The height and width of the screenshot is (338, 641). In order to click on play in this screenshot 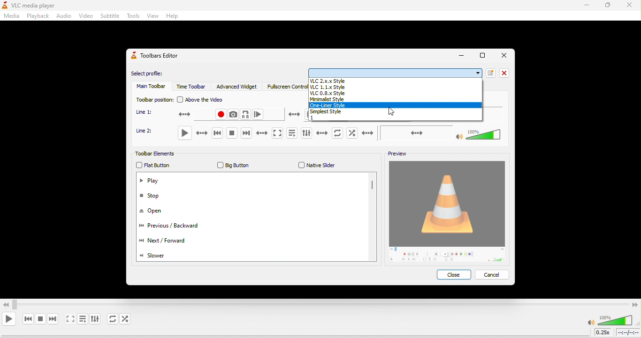, I will do `click(194, 132)`.